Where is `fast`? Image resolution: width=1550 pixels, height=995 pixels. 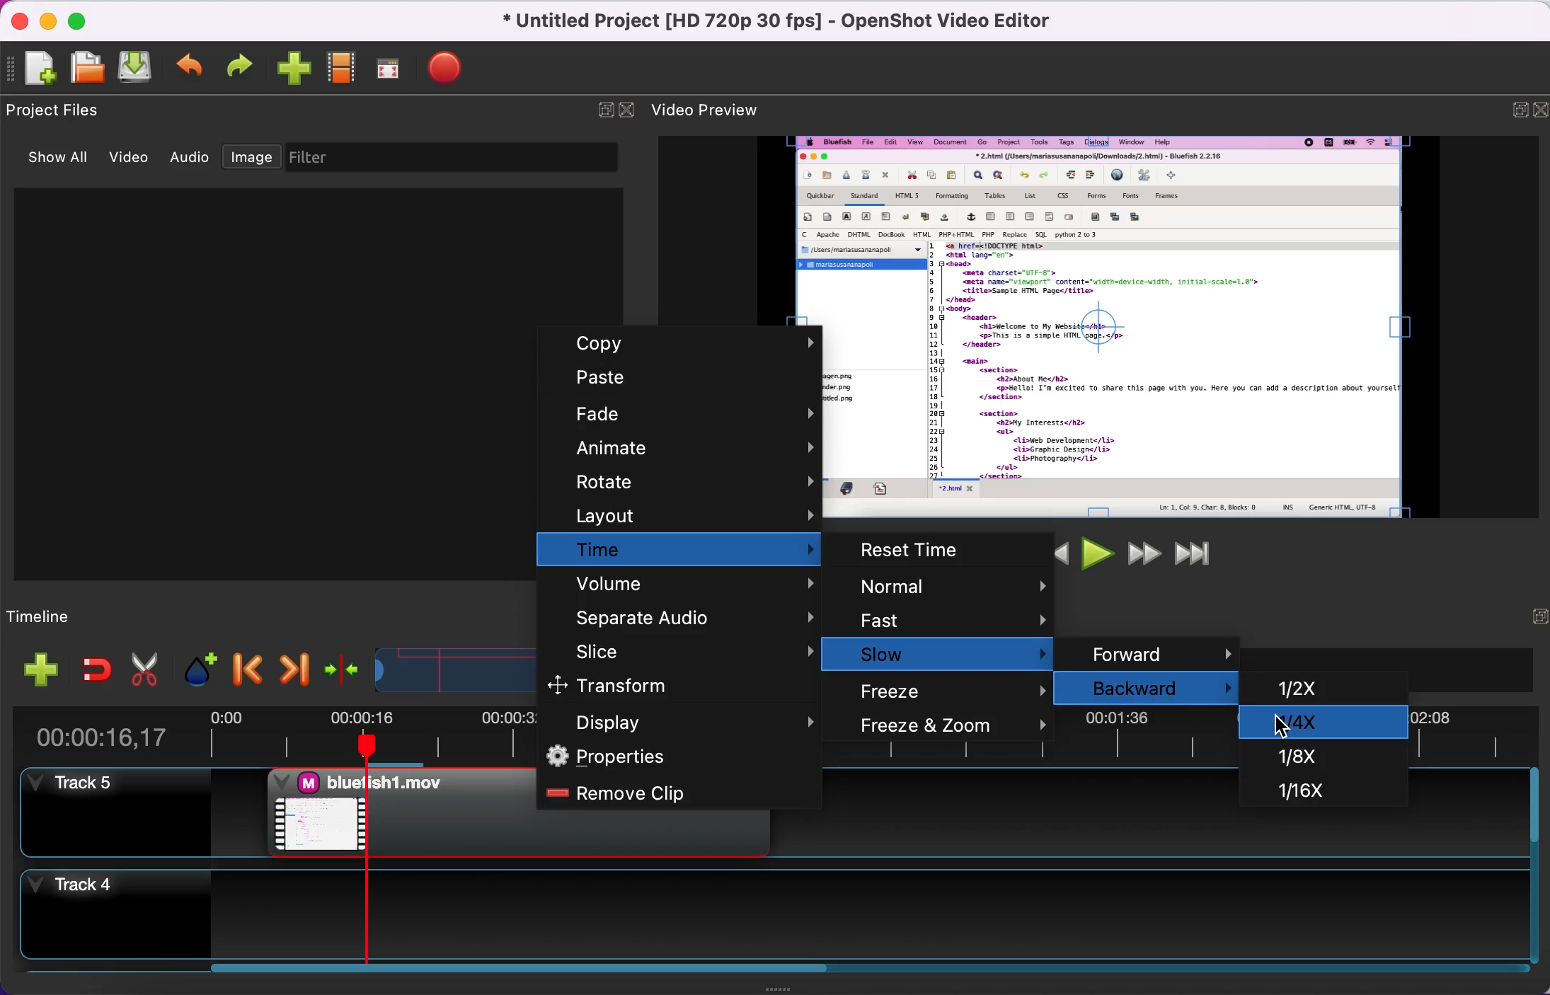 fast is located at coordinates (948, 621).